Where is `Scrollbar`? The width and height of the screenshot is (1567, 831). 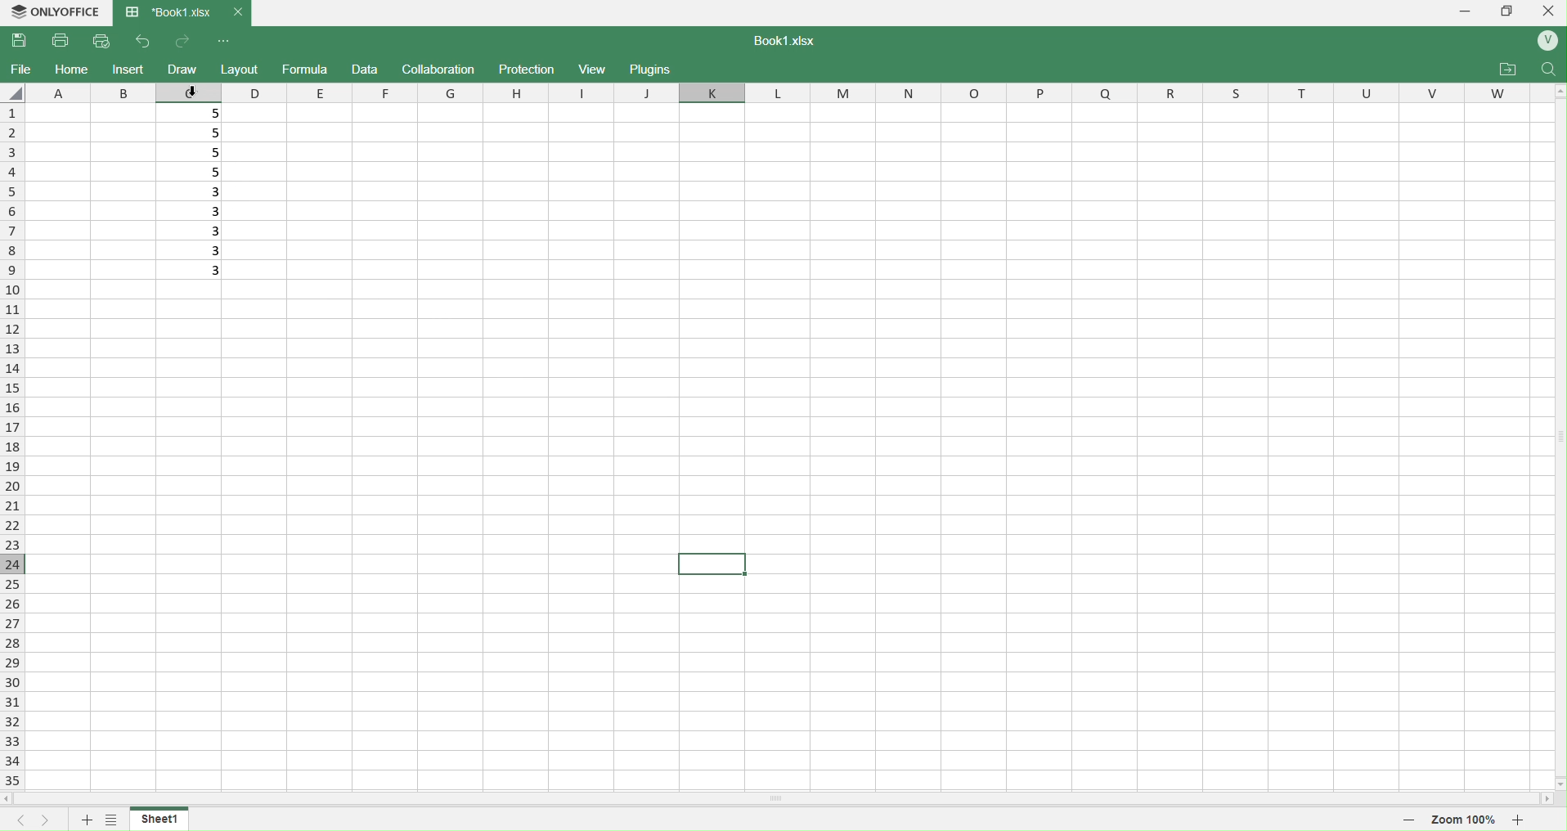 Scrollbar is located at coordinates (1556, 432).